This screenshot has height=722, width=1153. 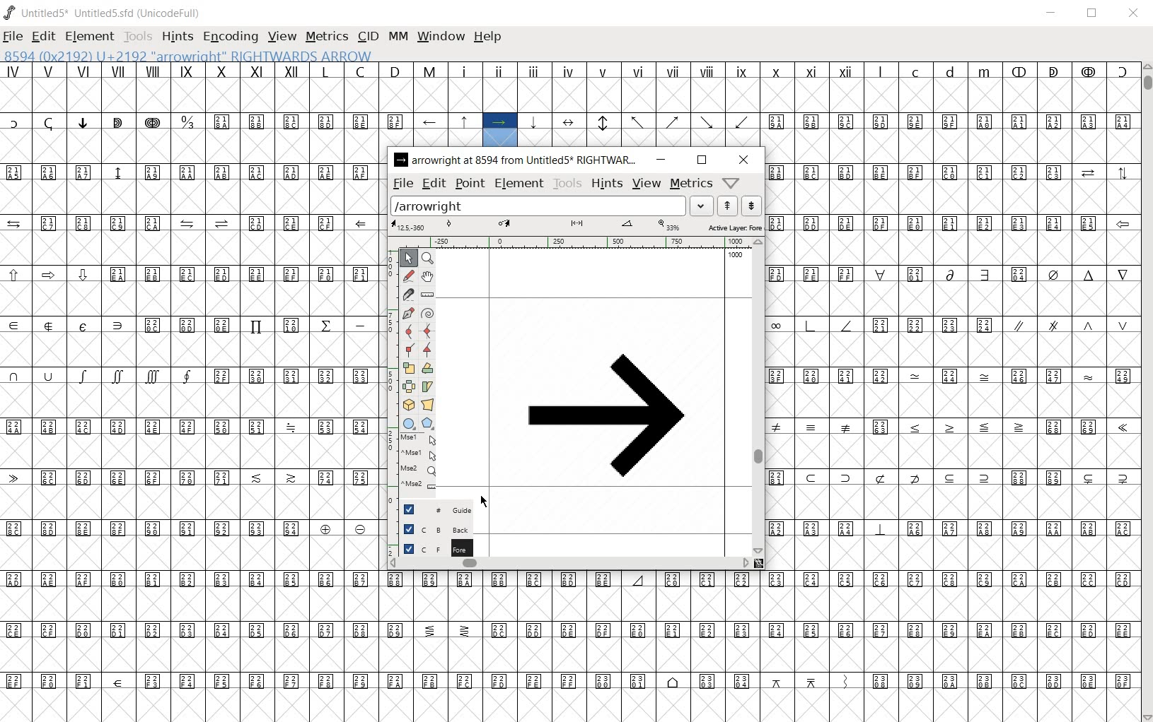 What do you see at coordinates (229, 36) in the screenshot?
I see `ENCODING` at bounding box center [229, 36].